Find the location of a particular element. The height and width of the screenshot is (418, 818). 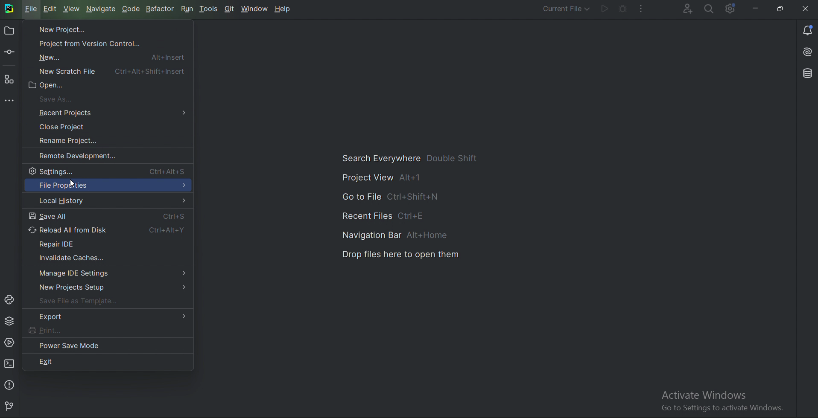

Power save mode is located at coordinates (71, 345).